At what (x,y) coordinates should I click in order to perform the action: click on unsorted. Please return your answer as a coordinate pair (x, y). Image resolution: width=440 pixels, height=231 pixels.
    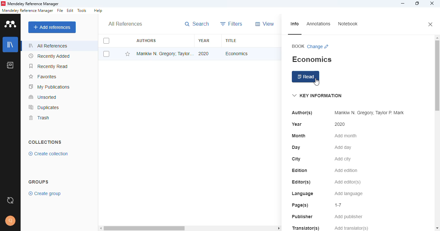
    Looking at the image, I should click on (43, 97).